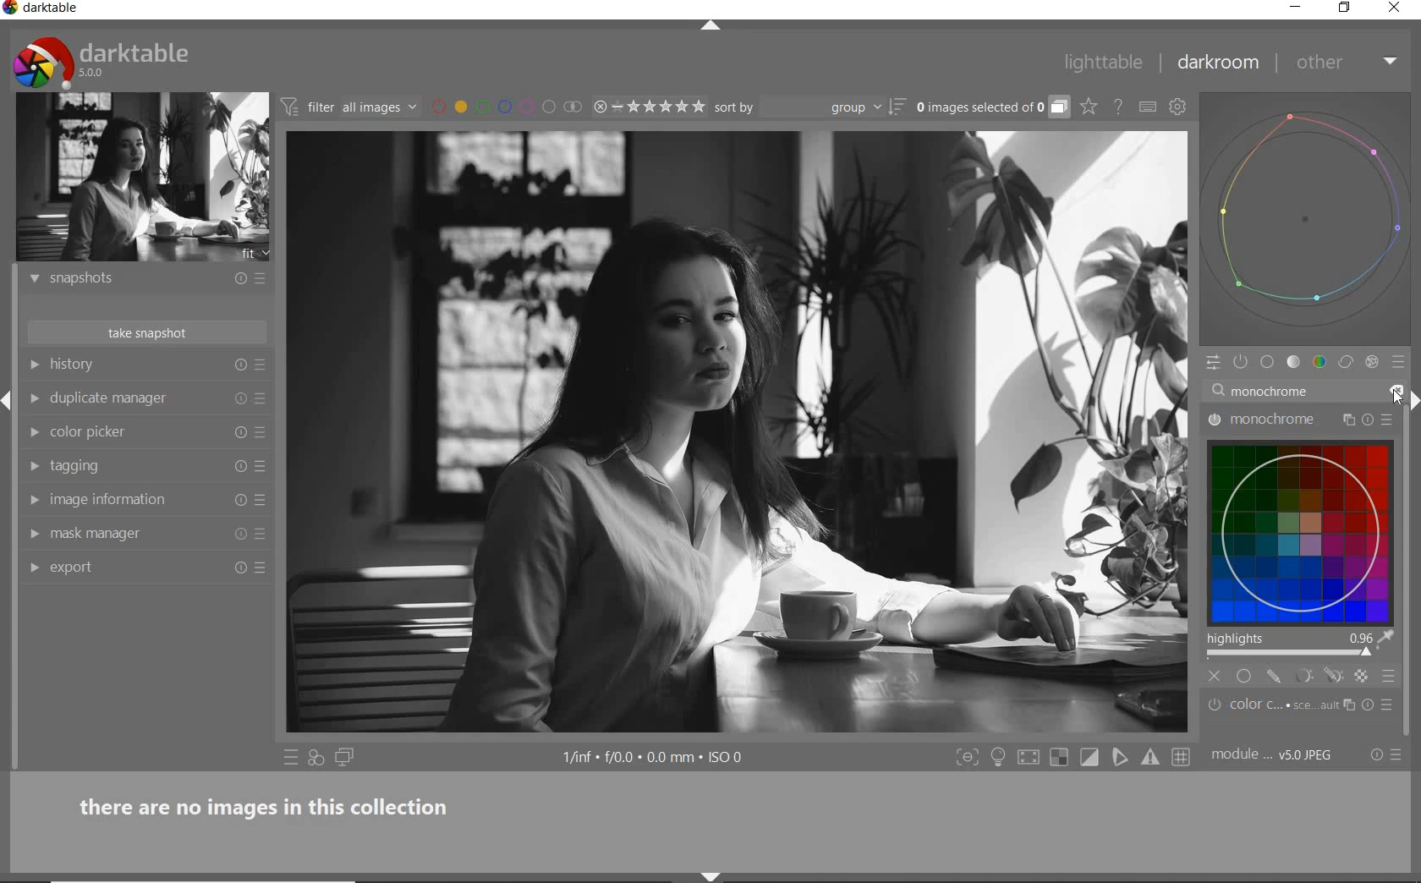 The height and width of the screenshot is (883, 1421). I want to click on tone, so click(1294, 364).